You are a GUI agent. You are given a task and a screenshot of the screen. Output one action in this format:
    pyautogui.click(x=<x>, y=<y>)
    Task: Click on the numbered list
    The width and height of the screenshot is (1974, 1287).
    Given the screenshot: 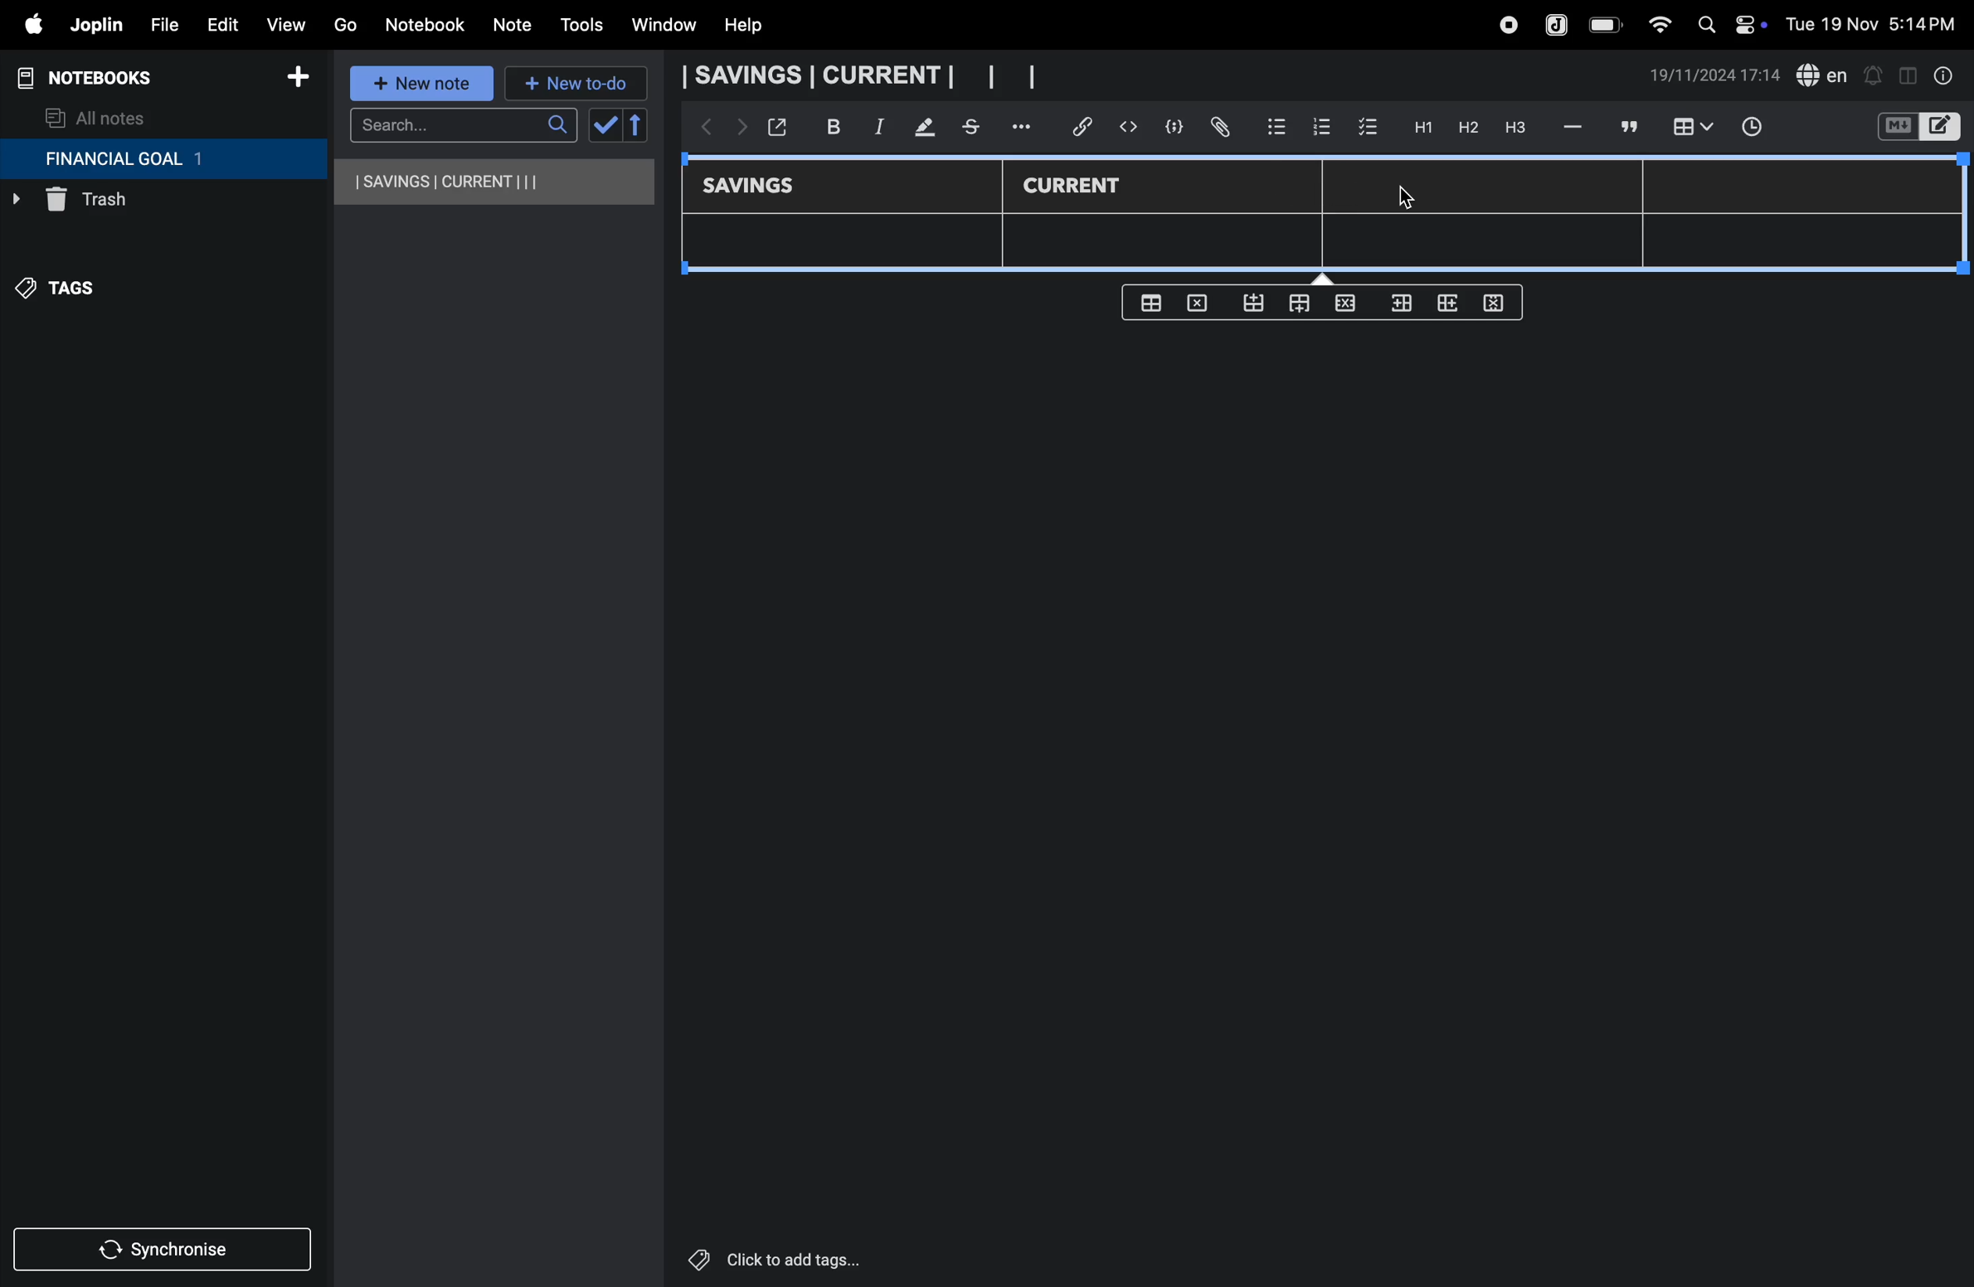 What is the action you would take?
    pyautogui.click(x=1320, y=126)
    